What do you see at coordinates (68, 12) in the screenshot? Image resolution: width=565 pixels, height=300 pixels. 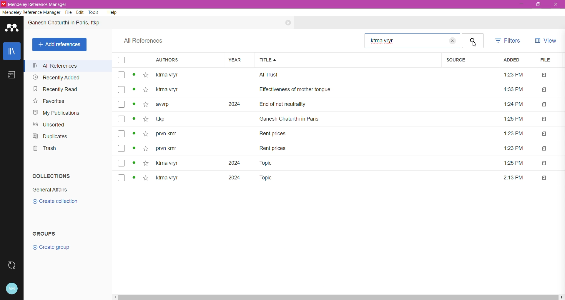 I see `File` at bounding box center [68, 12].